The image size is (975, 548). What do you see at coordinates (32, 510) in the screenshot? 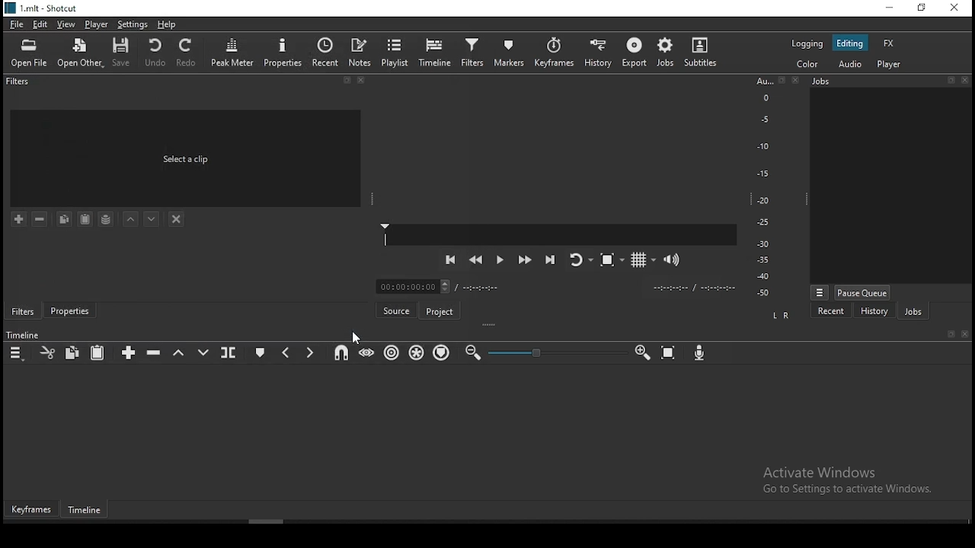
I see `keyframes` at bounding box center [32, 510].